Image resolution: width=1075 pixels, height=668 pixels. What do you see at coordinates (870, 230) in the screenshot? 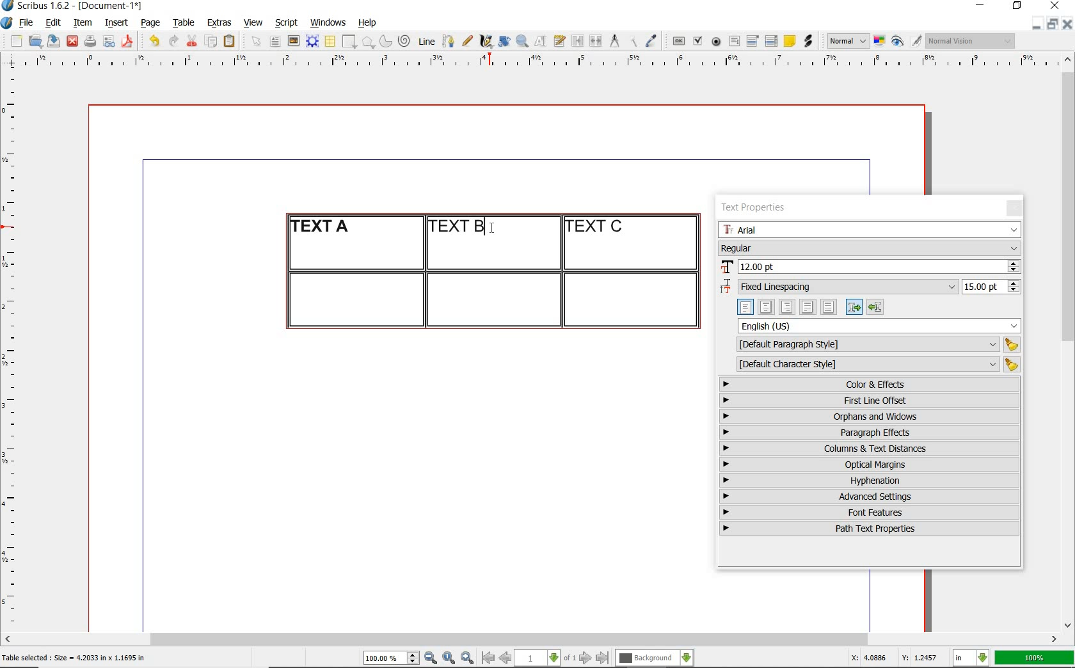
I see `font family` at bounding box center [870, 230].